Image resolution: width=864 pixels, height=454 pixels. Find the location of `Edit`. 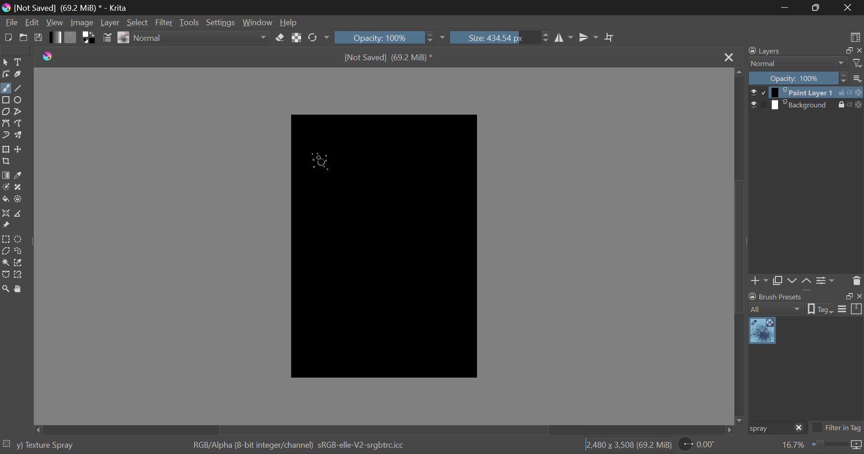

Edit is located at coordinates (32, 22).